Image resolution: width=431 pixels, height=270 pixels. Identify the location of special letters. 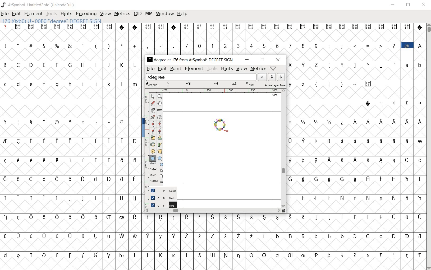
(283, 235).